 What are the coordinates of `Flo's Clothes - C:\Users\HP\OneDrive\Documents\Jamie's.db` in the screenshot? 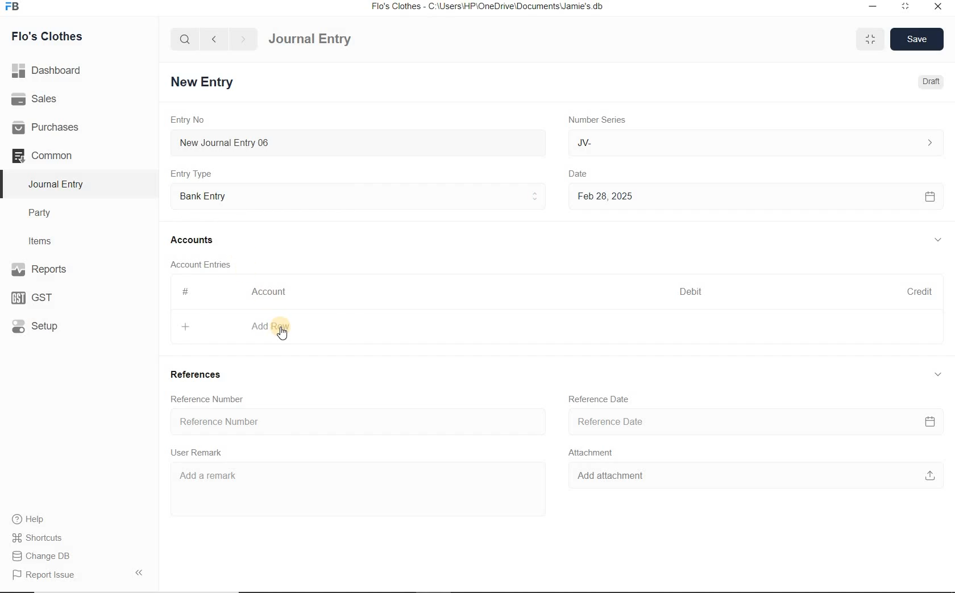 It's located at (488, 8).